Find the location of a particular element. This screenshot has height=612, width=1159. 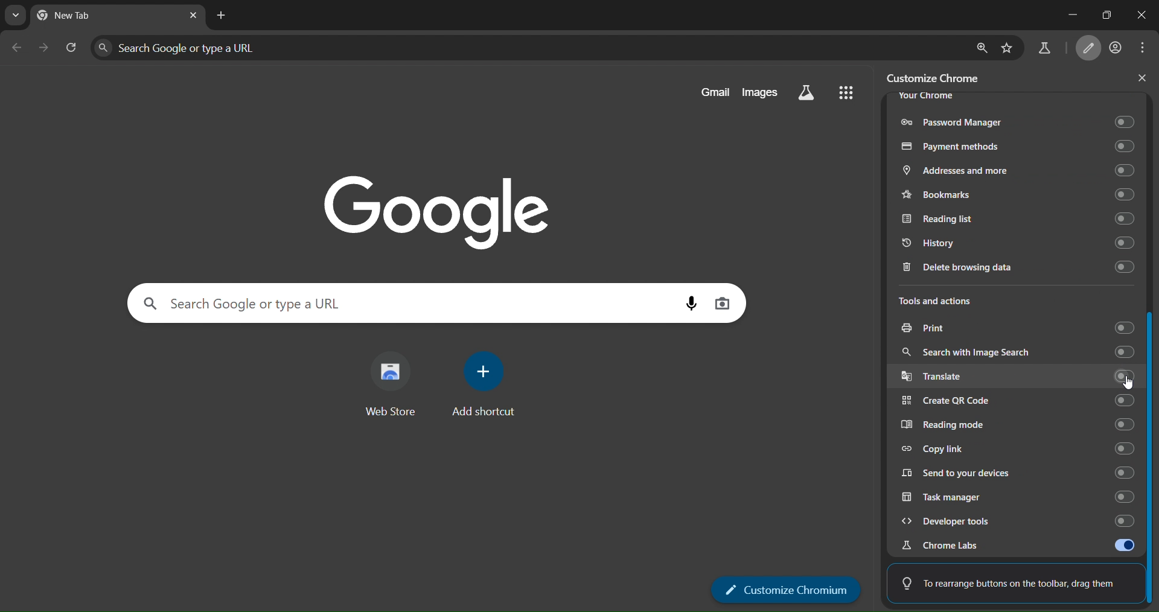

menu is located at coordinates (1143, 48).